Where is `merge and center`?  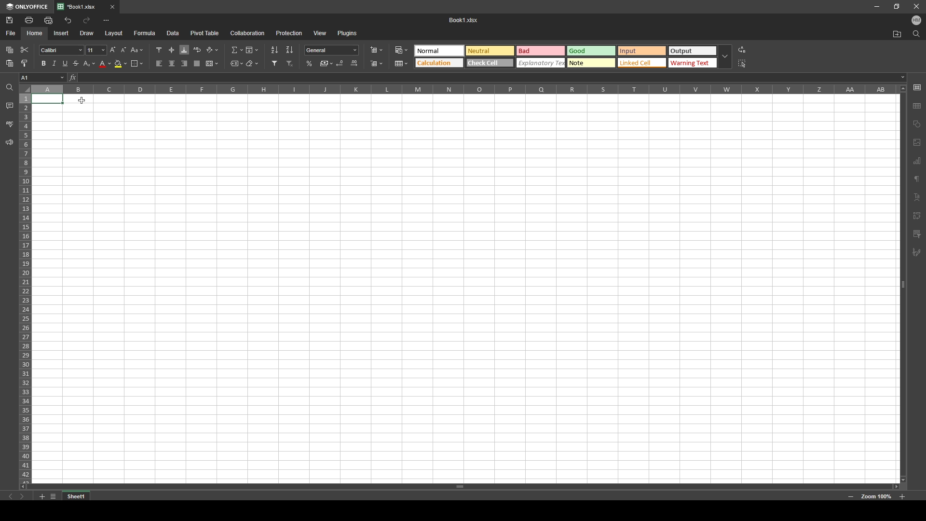 merge and center is located at coordinates (212, 63).